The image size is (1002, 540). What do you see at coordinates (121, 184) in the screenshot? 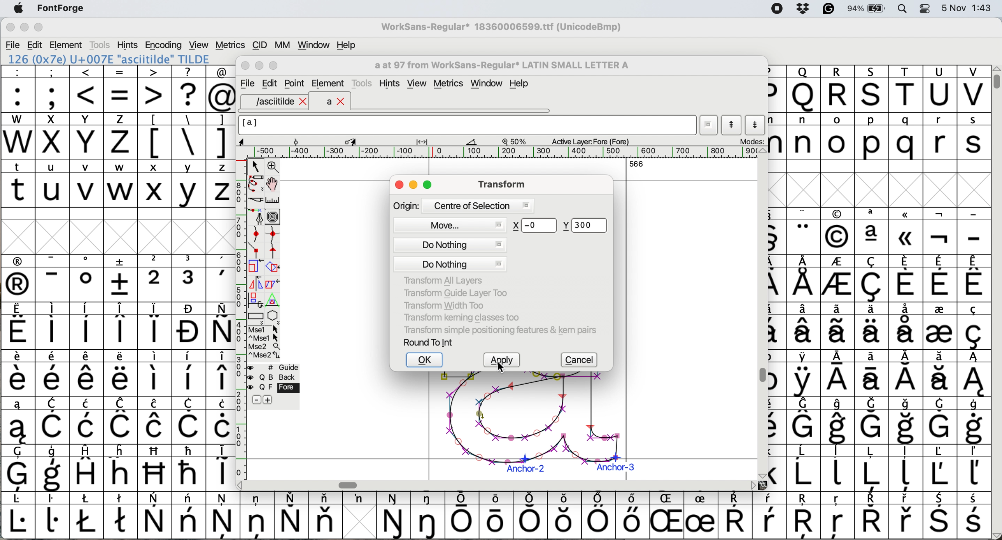
I see `w` at bounding box center [121, 184].